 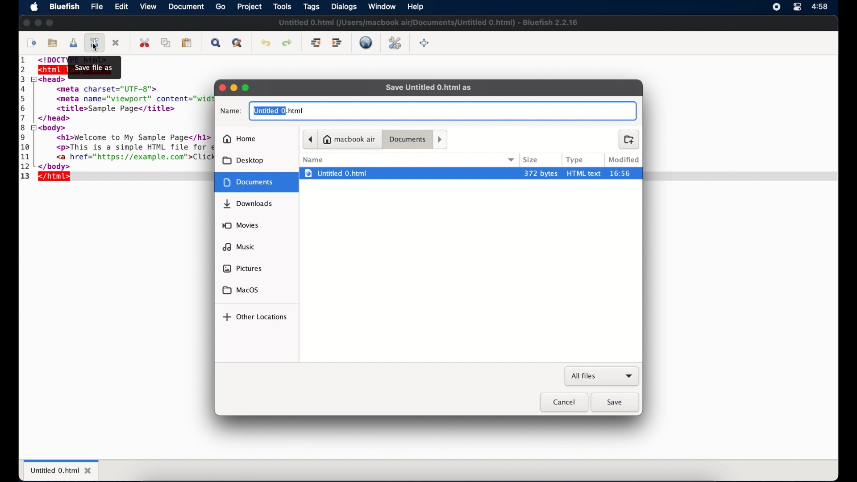 What do you see at coordinates (25, 98) in the screenshot?
I see `5` at bounding box center [25, 98].